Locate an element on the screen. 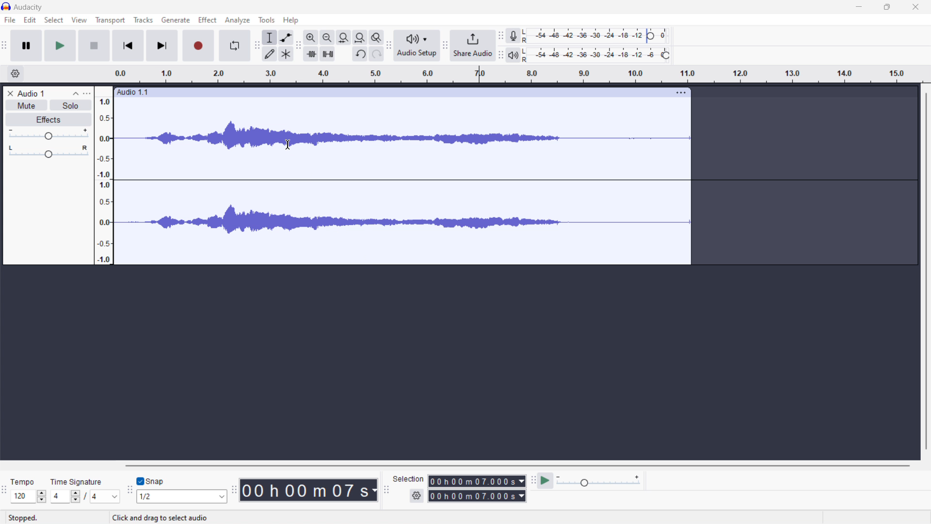  Audio 1 is located at coordinates (32, 93).